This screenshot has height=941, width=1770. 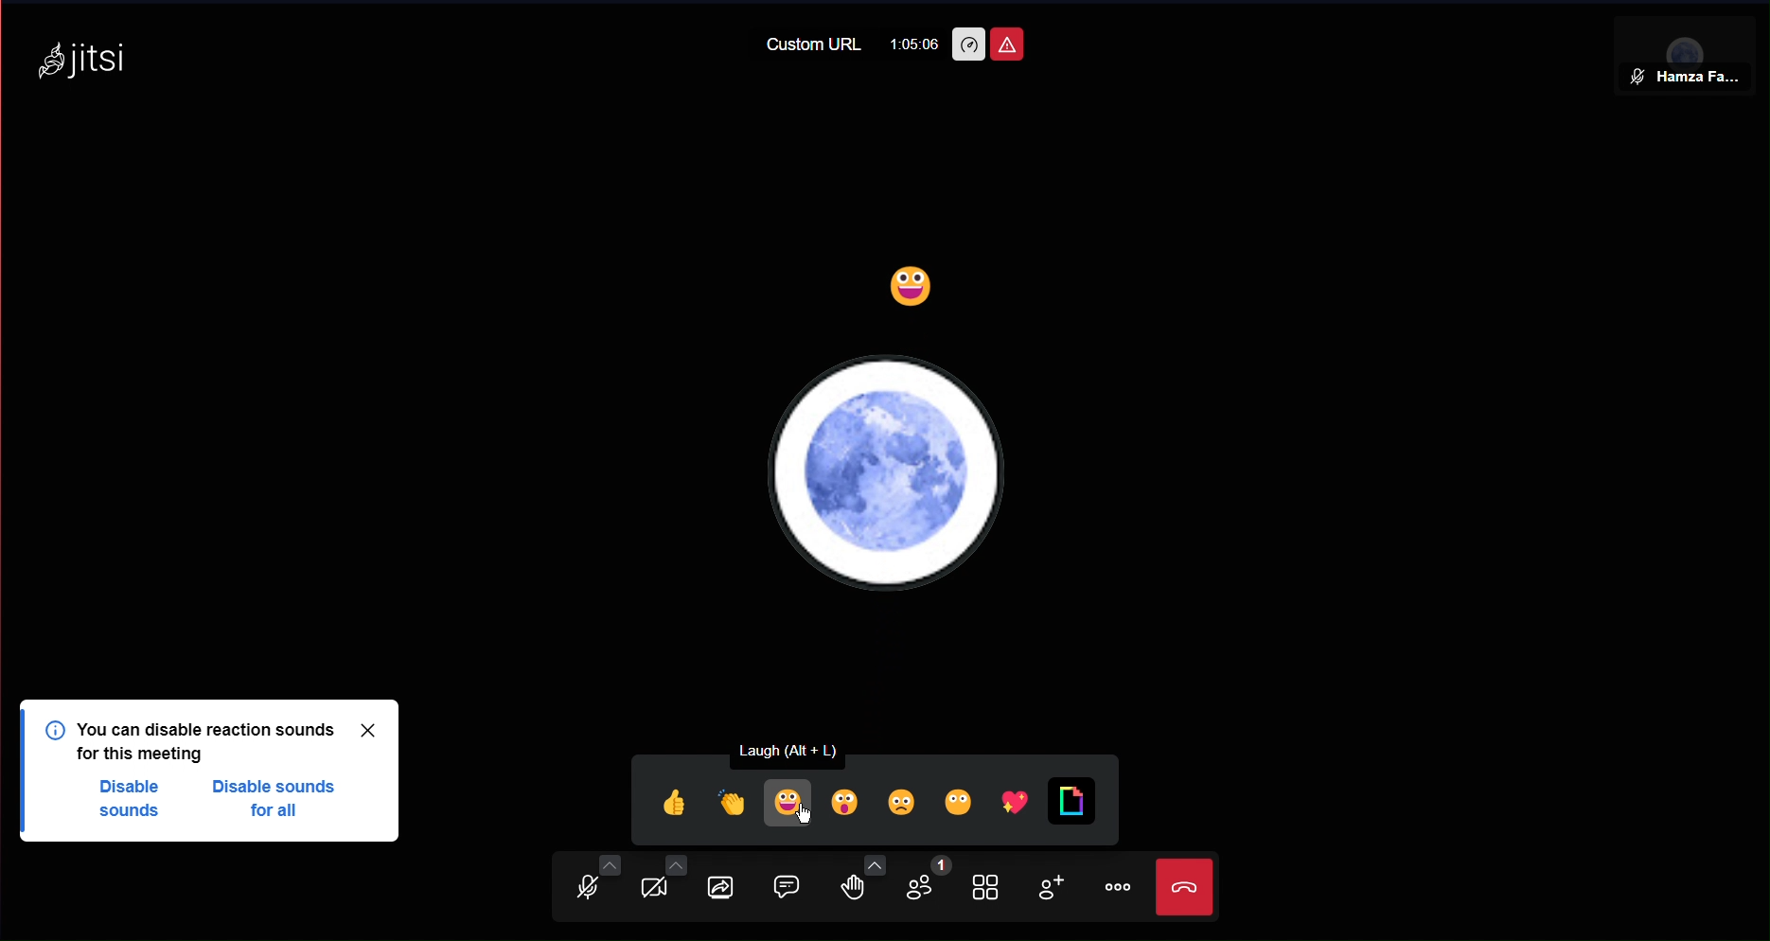 What do you see at coordinates (1116, 887) in the screenshot?
I see `More` at bounding box center [1116, 887].